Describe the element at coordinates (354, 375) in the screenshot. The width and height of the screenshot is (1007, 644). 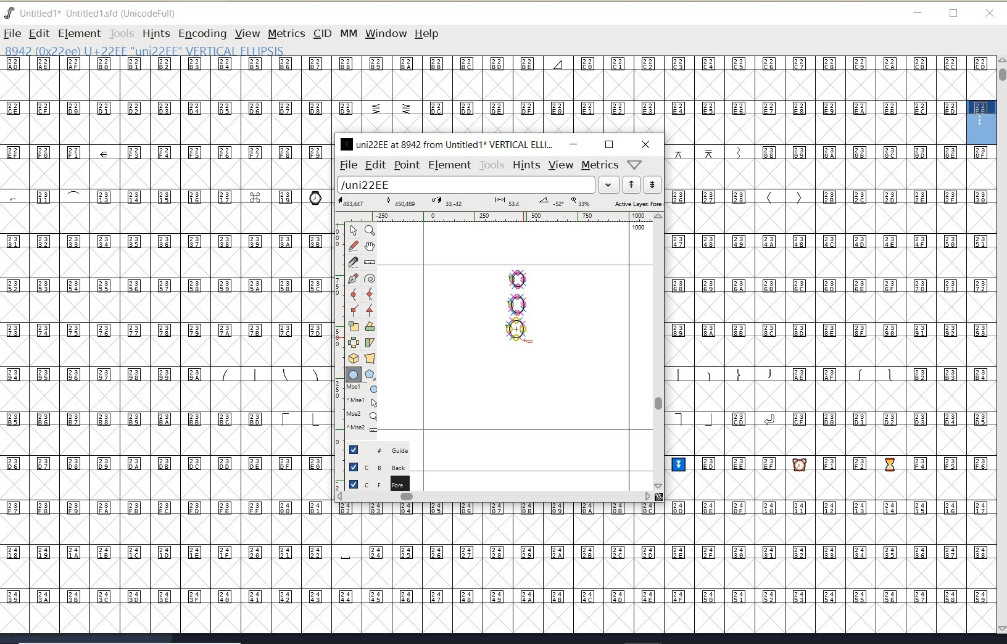
I see `rectangle or ellipse` at that location.